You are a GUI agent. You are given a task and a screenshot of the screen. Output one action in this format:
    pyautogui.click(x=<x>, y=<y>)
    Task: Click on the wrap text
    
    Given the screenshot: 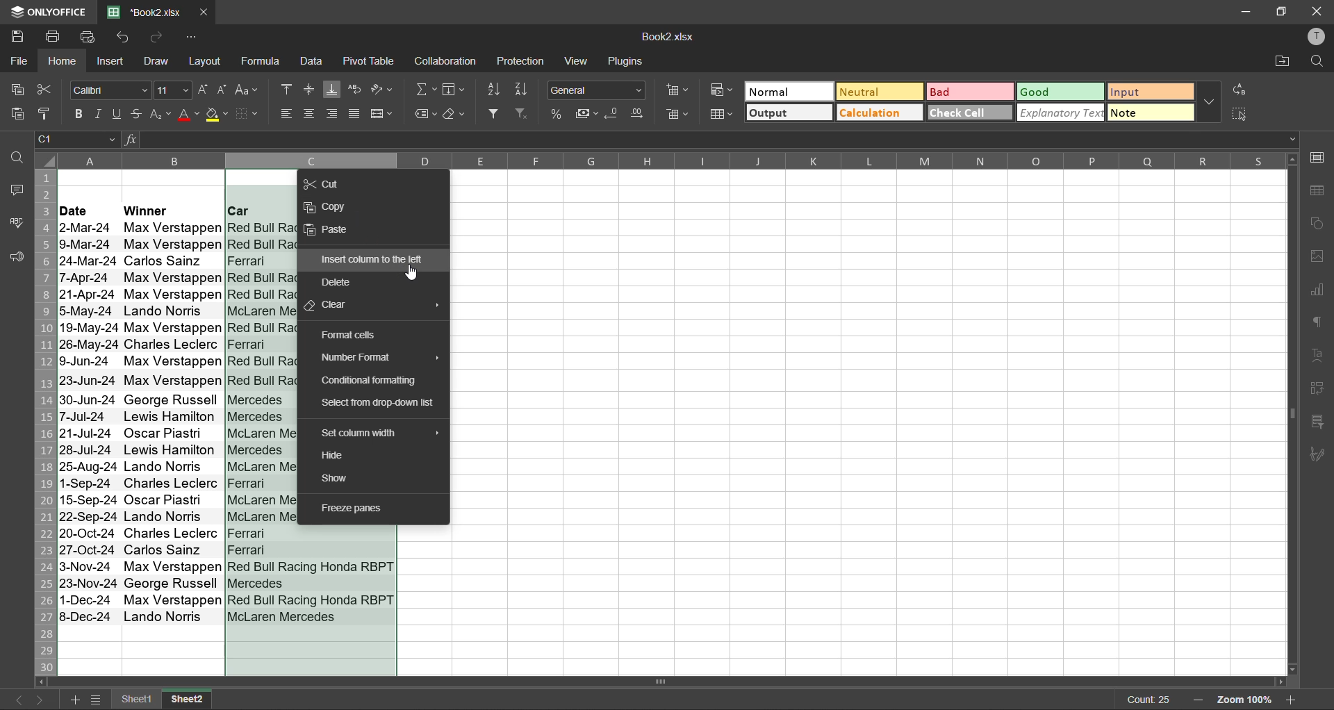 What is the action you would take?
    pyautogui.click(x=354, y=89)
    